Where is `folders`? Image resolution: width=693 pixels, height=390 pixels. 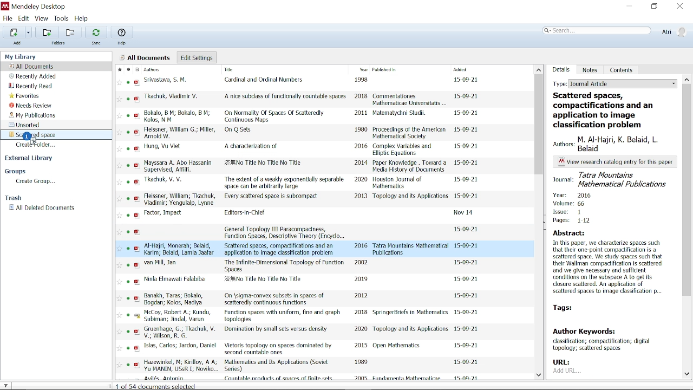 folders is located at coordinates (61, 44).